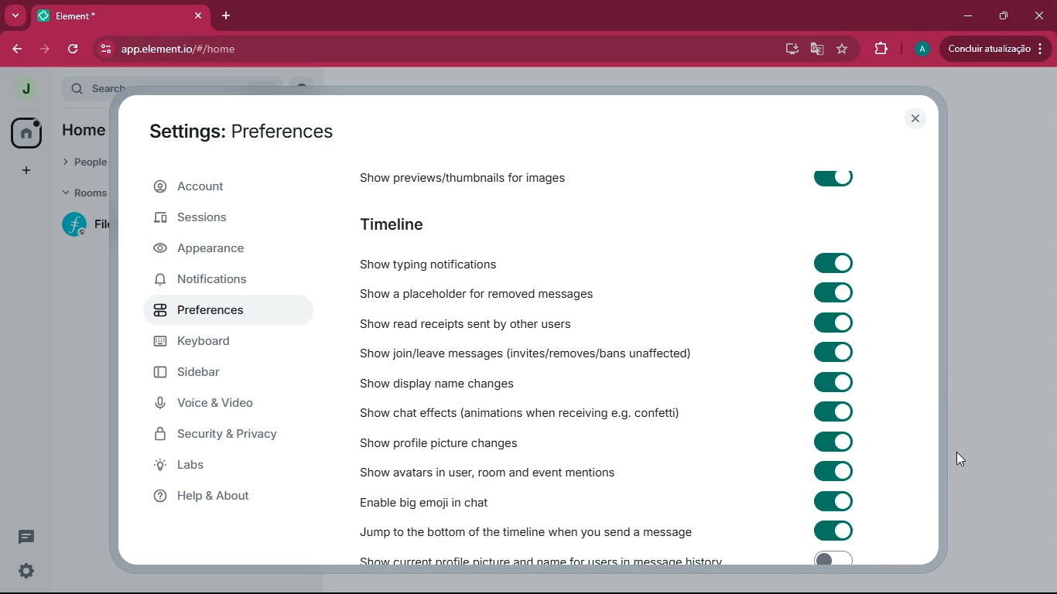  What do you see at coordinates (197, 15) in the screenshot?
I see `close` at bounding box center [197, 15].